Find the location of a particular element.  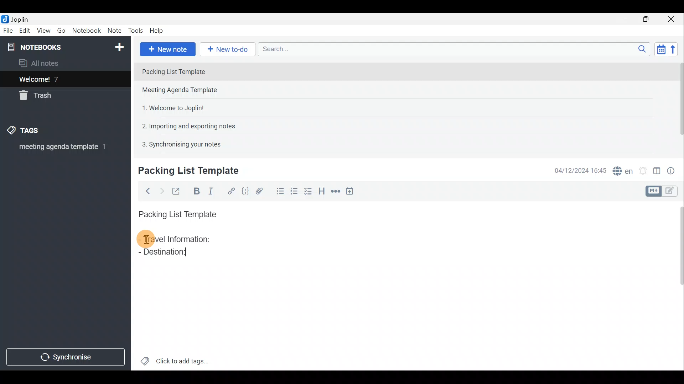

Minimise is located at coordinates (625, 20).